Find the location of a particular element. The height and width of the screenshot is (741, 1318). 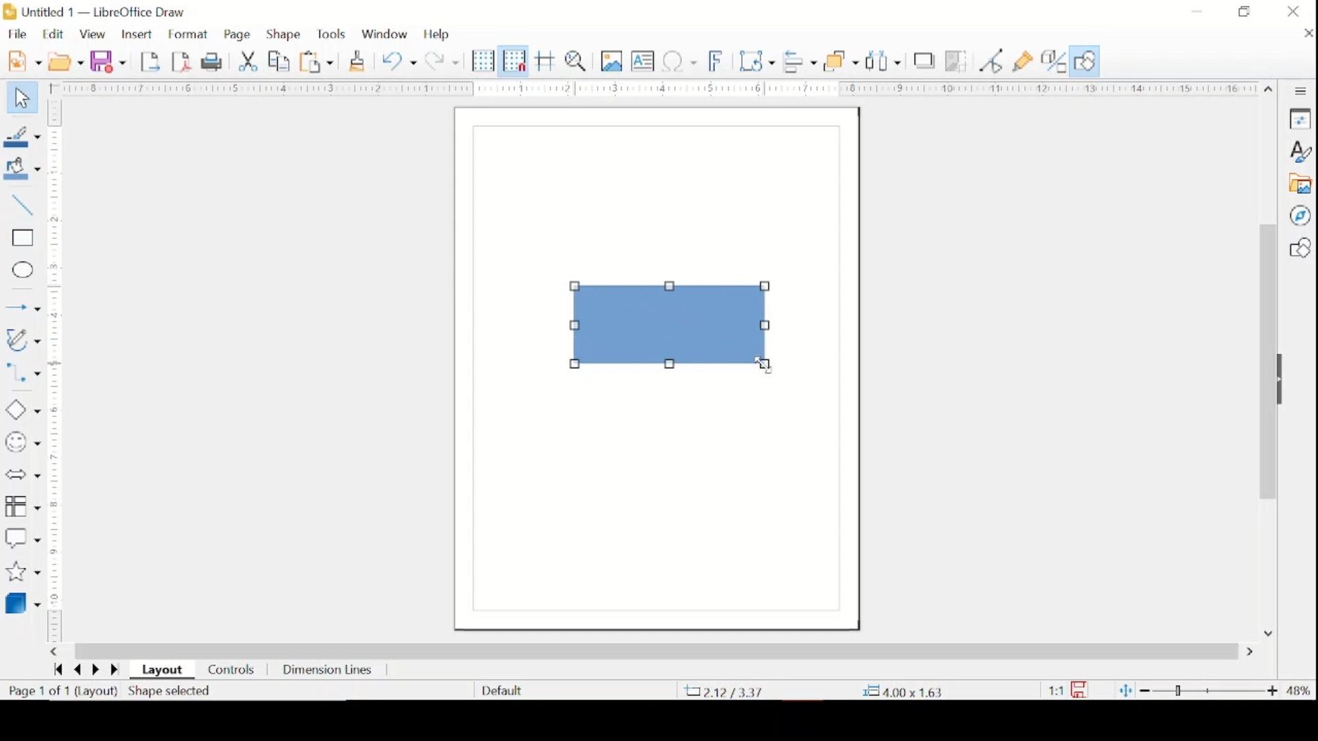

insert fontwork text is located at coordinates (717, 60).